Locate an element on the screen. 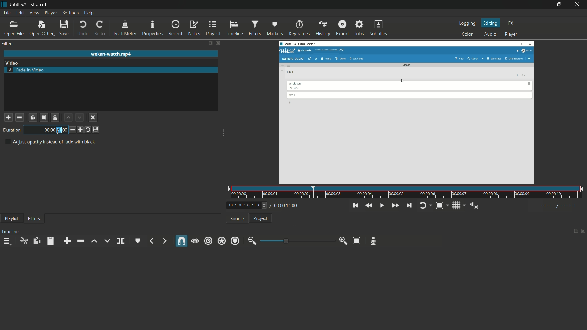  record audio is located at coordinates (373, 241).